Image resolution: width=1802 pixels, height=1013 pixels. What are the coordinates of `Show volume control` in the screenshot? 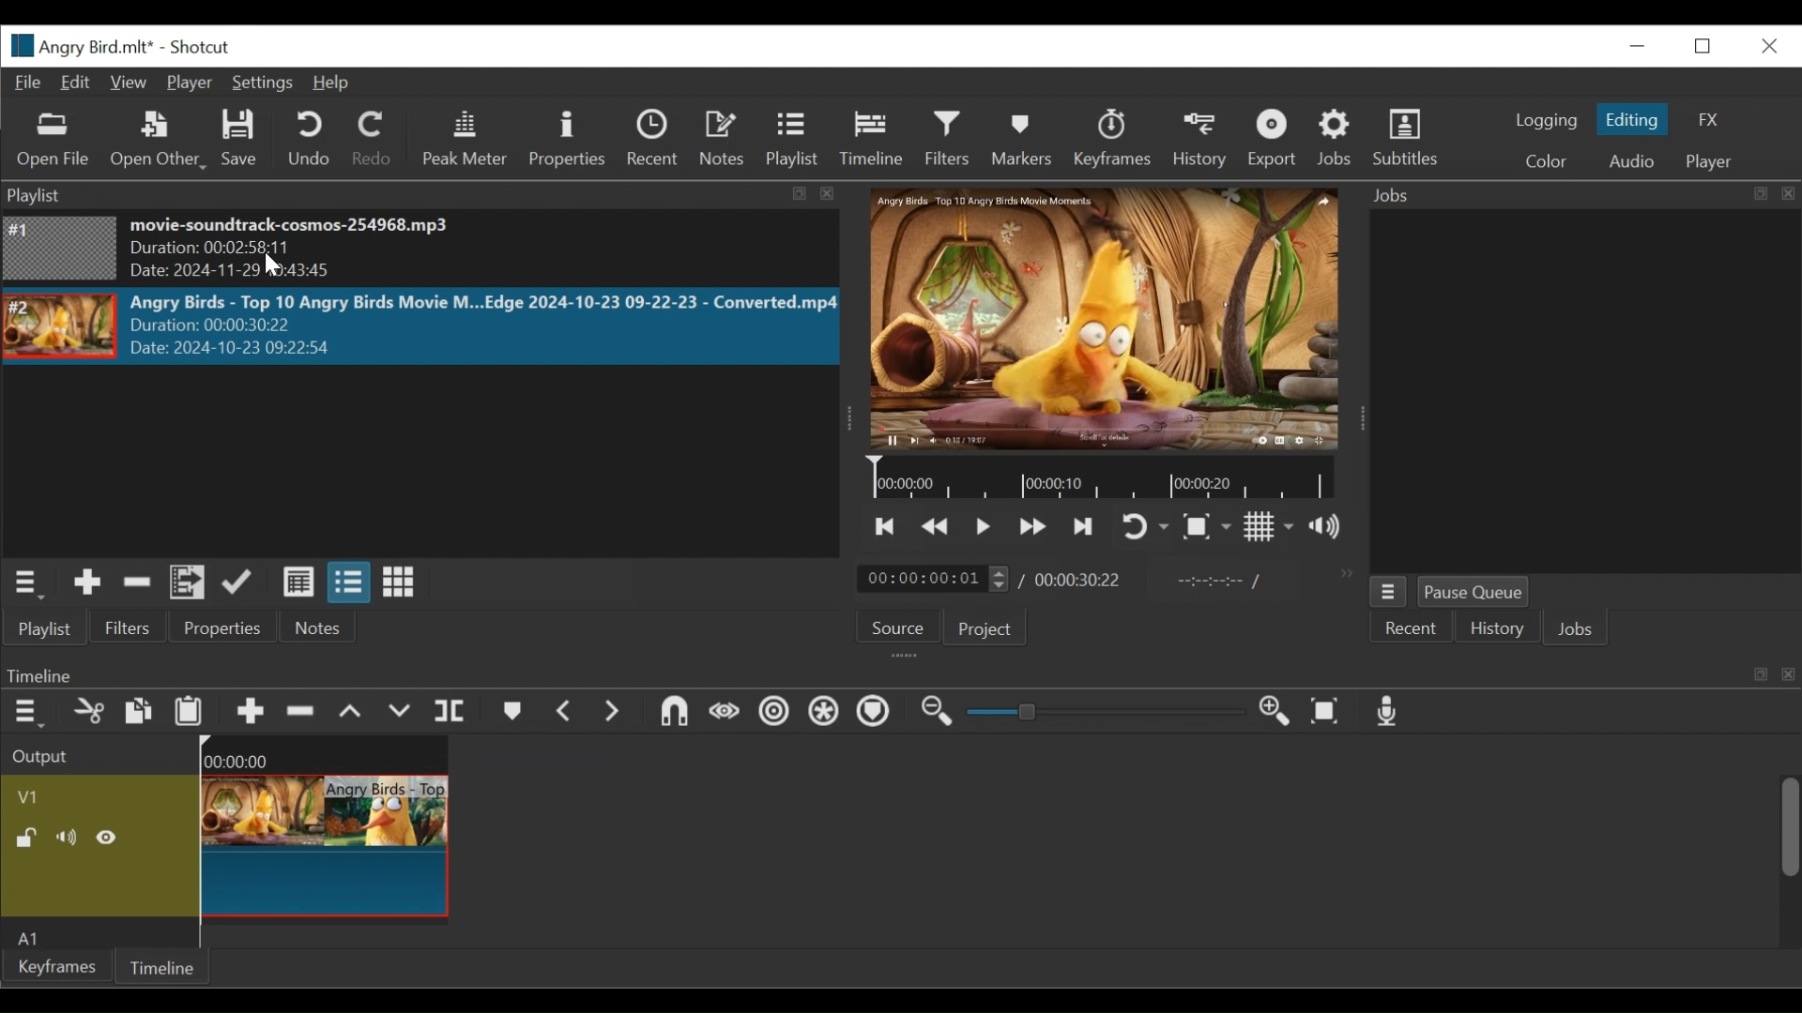 It's located at (1331, 529).